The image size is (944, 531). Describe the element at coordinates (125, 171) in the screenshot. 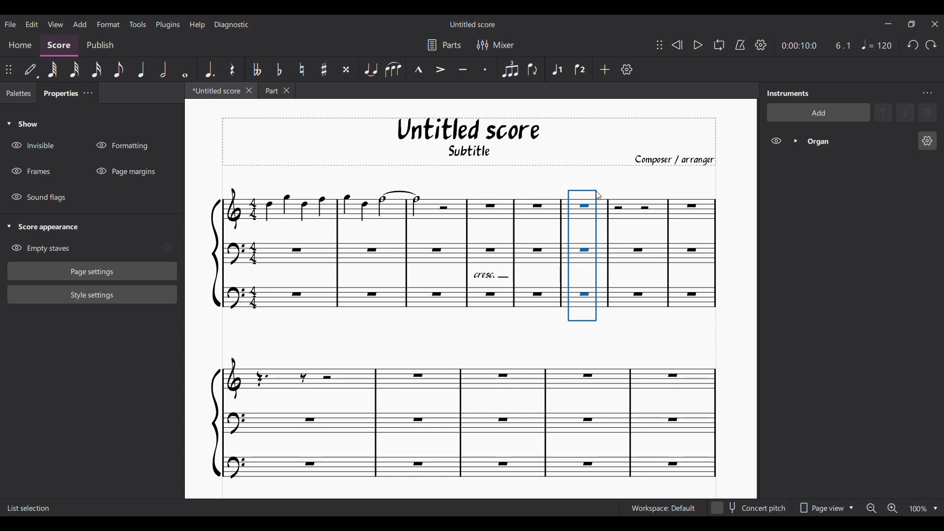

I see `Hide Page margins` at that location.